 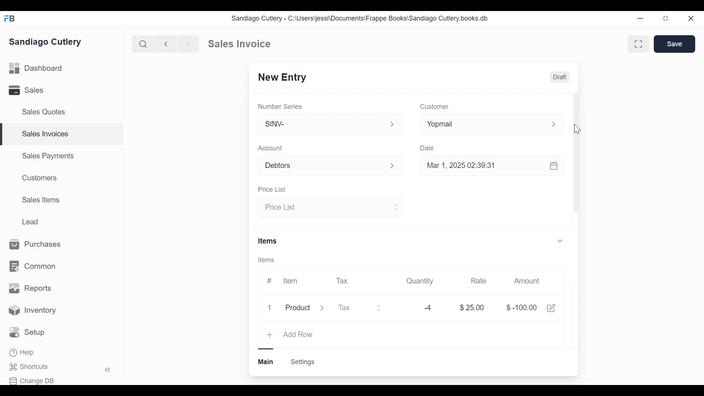 What do you see at coordinates (490, 165) in the screenshot?
I see ` Mar 1, 2025 02:39:31` at bounding box center [490, 165].